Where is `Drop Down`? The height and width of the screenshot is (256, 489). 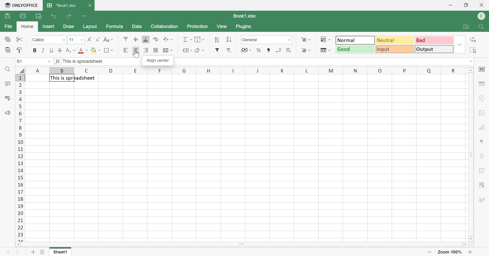 Drop Down is located at coordinates (87, 50).